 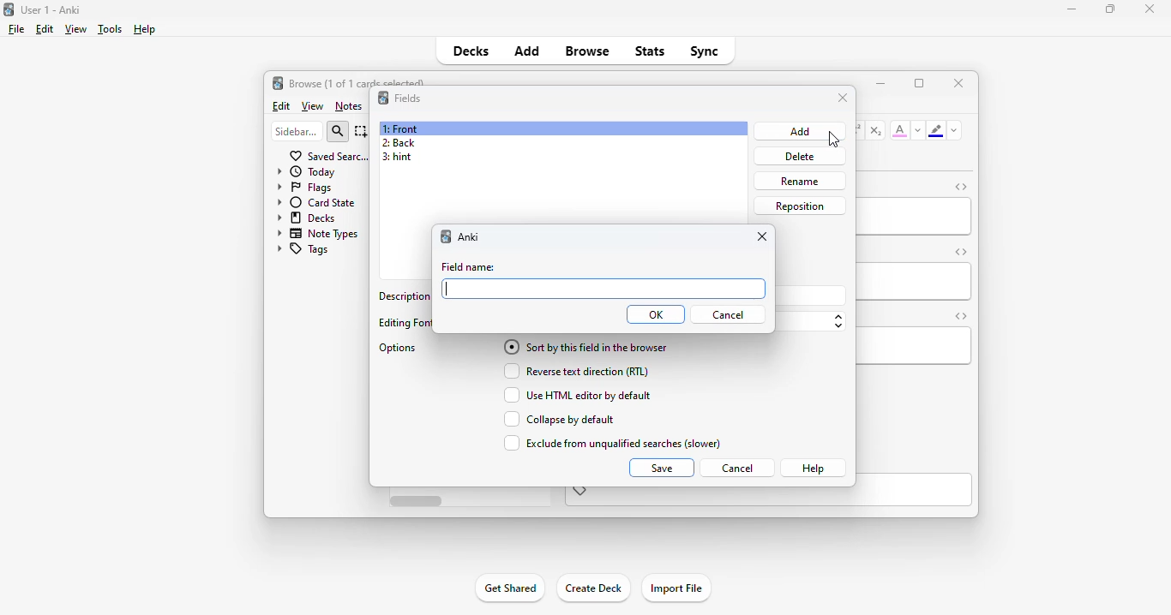 I want to click on logo, so click(x=446, y=236).